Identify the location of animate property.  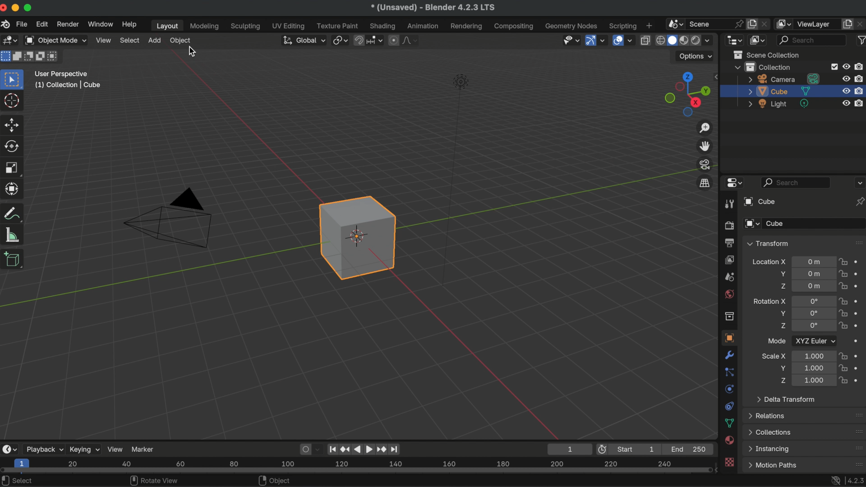
(859, 286).